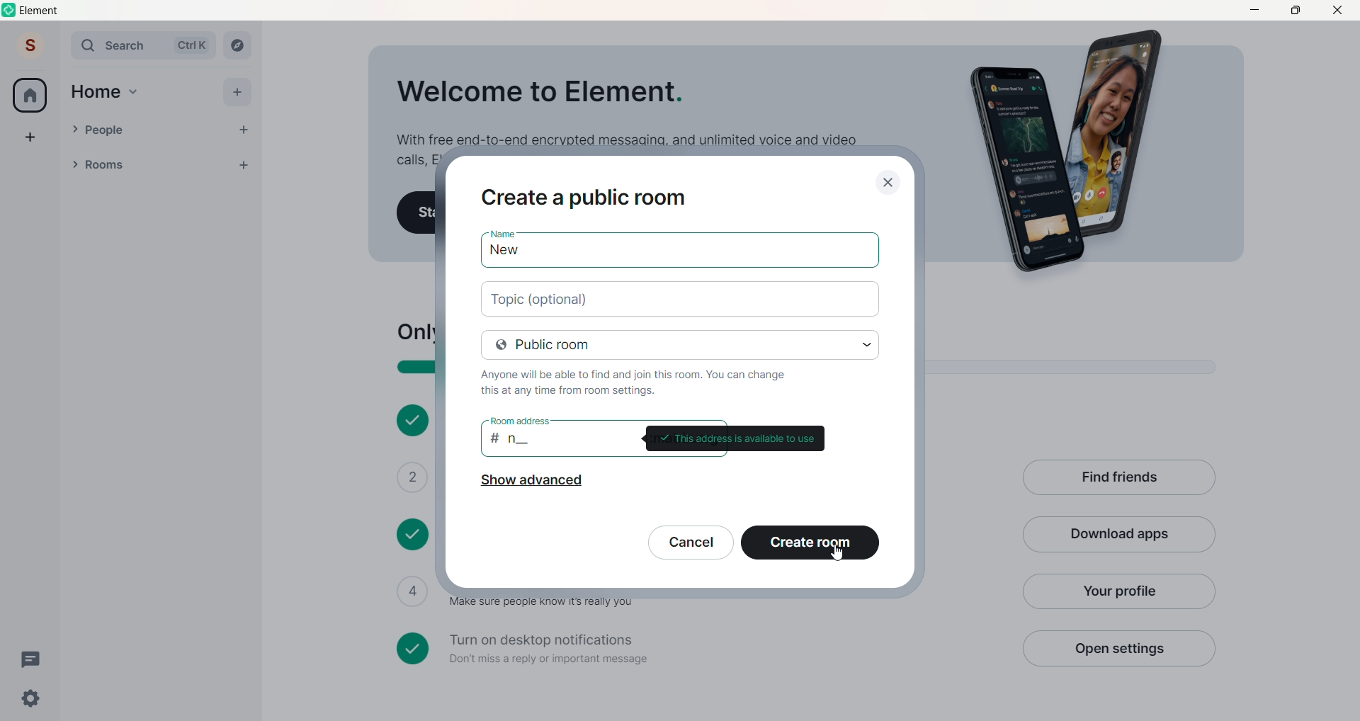 This screenshot has height=721, width=1360. What do you see at coordinates (589, 195) in the screenshot?
I see `Create a private room` at bounding box center [589, 195].